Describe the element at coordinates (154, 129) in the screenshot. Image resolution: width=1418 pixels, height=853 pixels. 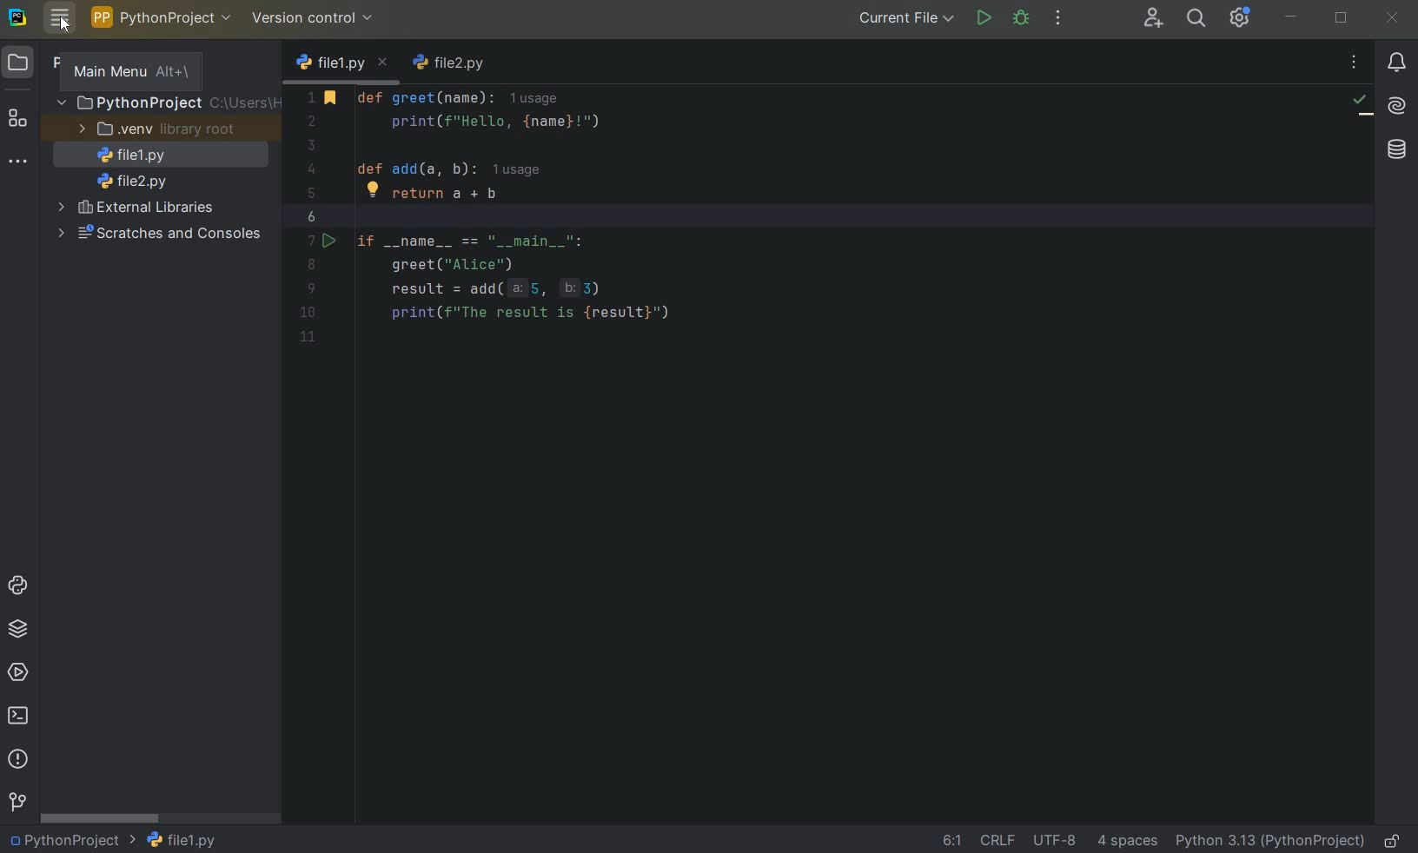
I see `.venv` at that location.